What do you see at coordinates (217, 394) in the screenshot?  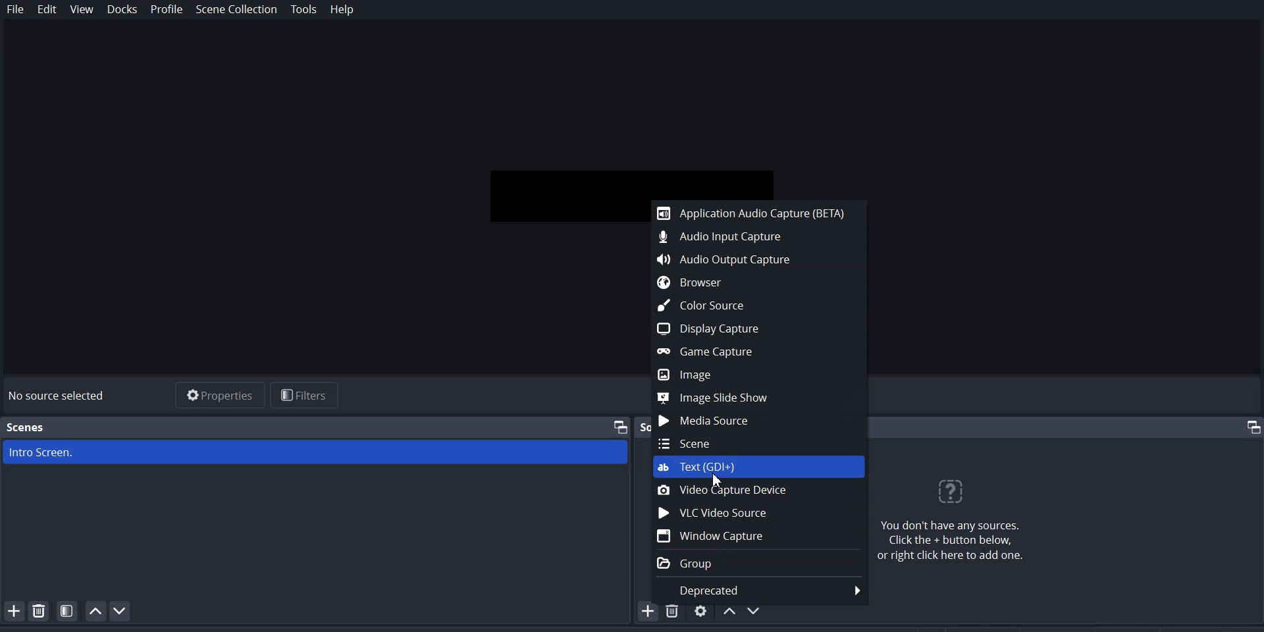 I see `Properties` at bounding box center [217, 394].